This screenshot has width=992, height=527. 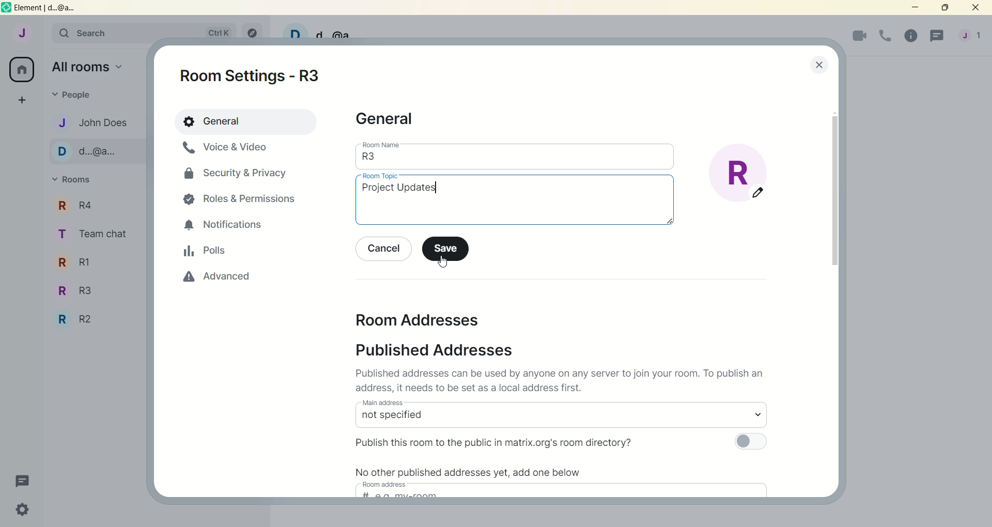 What do you see at coordinates (92, 151) in the screenshot?
I see `d...@...` at bounding box center [92, 151].